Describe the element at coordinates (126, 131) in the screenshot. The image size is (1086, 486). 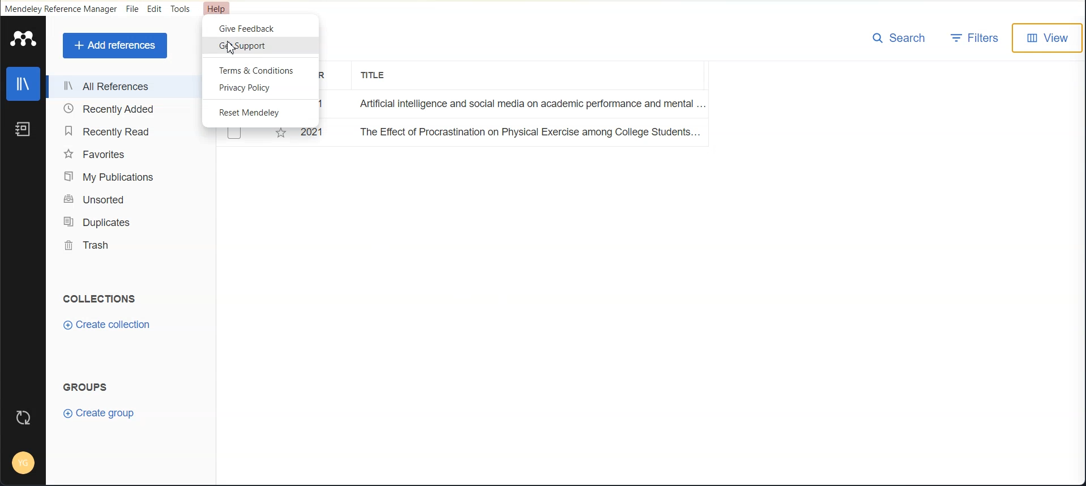
I see `Recently Read` at that location.